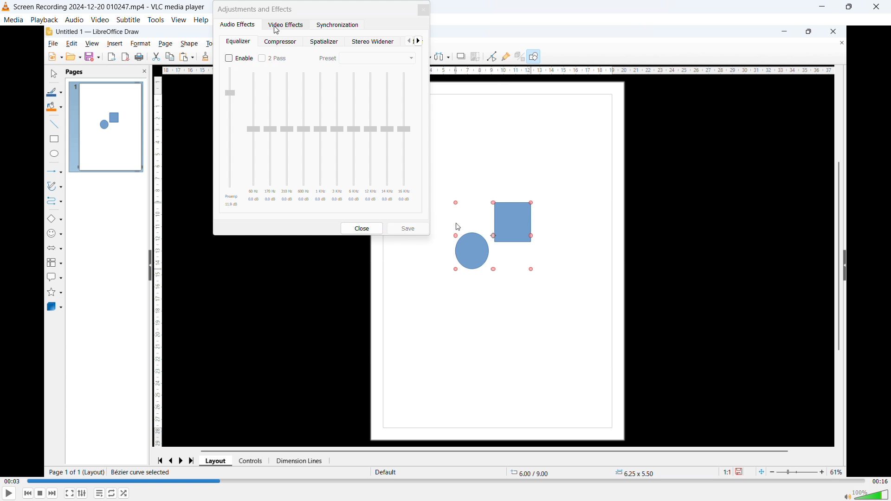  I want to click on random, so click(125, 493).